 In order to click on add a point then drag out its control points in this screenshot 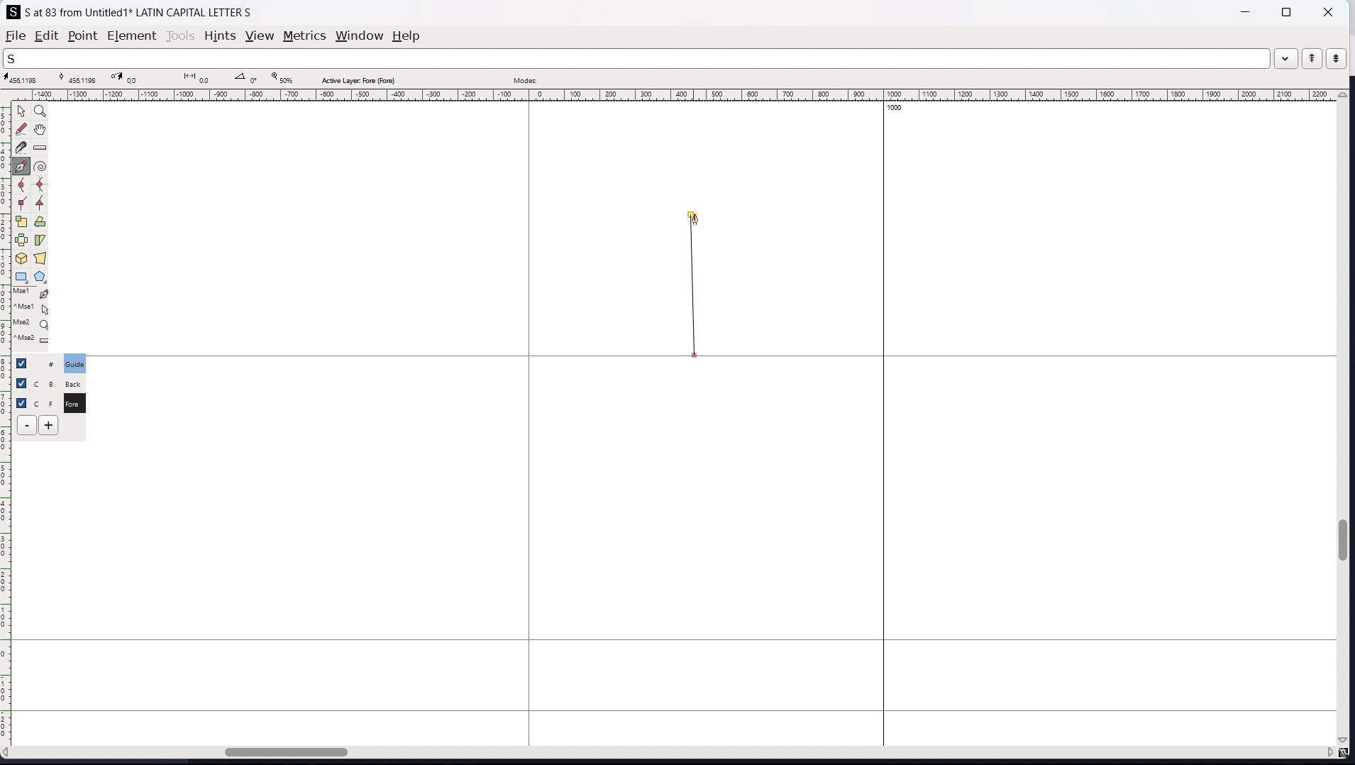, I will do `click(22, 166)`.